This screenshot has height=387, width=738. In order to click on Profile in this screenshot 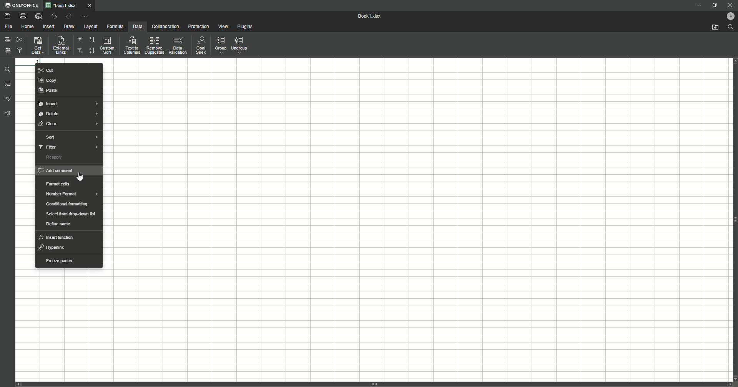, I will do `click(728, 16)`.